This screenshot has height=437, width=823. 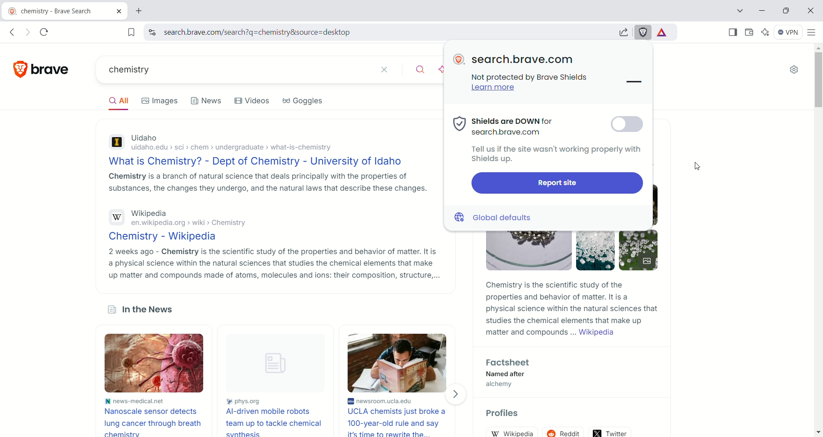 What do you see at coordinates (303, 101) in the screenshot?
I see `Goggles` at bounding box center [303, 101].